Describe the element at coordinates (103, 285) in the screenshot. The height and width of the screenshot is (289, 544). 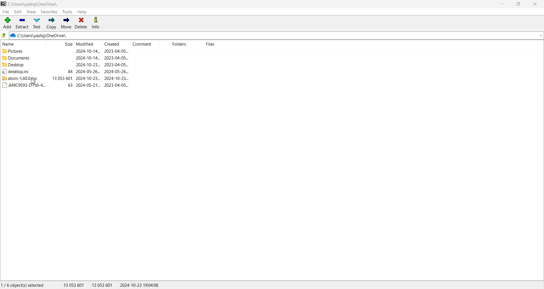
I see `13 053 601` at that location.